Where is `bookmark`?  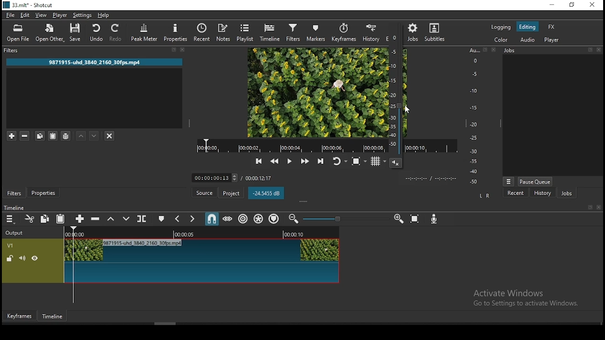 bookmark is located at coordinates (485, 50).